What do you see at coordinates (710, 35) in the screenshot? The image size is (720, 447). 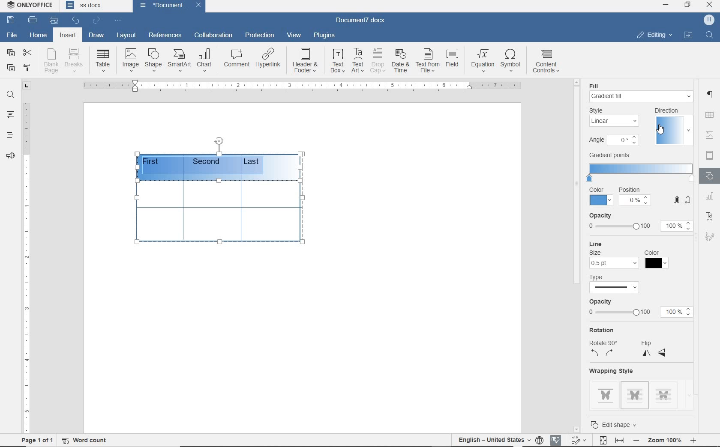 I see `FIND` at bounding box center [710, 35].